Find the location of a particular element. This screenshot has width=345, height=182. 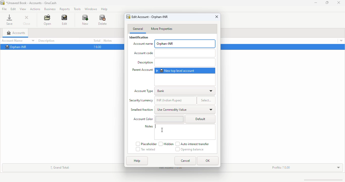

description is located at coordinates (46, 41).